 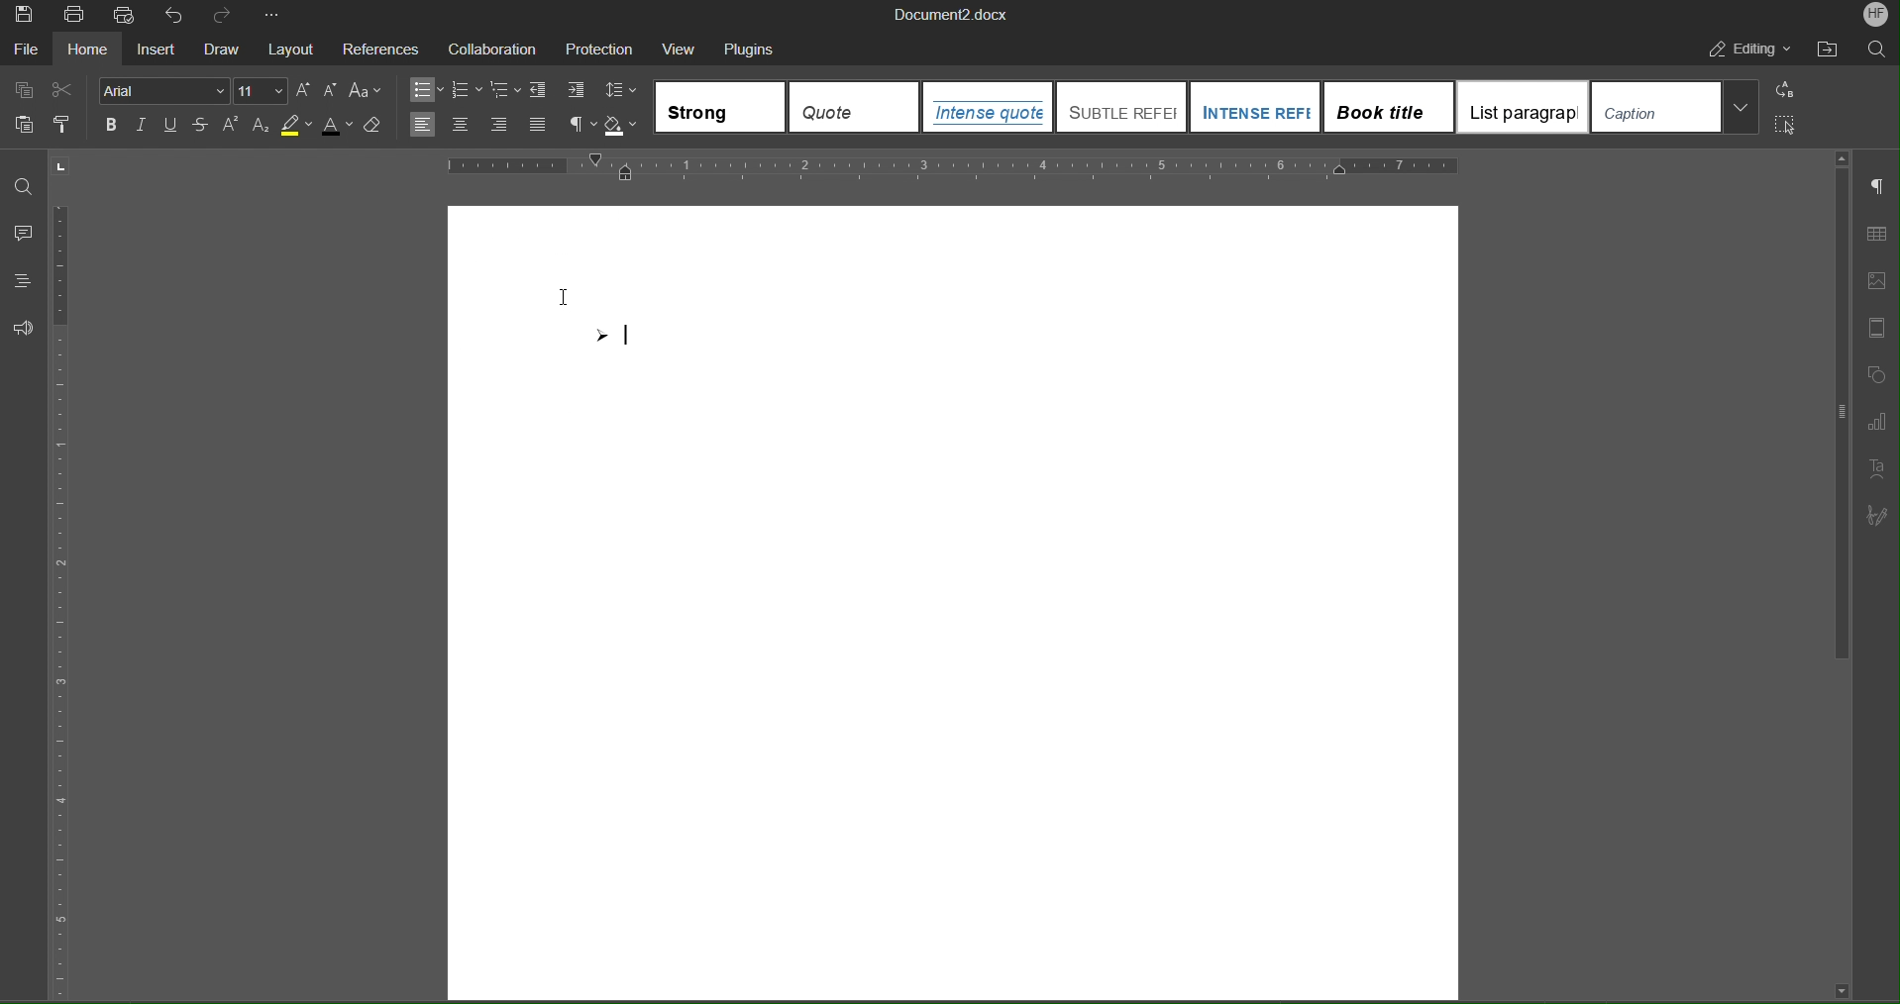 What do you see at coordinates (24, 233) in the screenshot?
I see `Comments` at bounding box center [24, 233].